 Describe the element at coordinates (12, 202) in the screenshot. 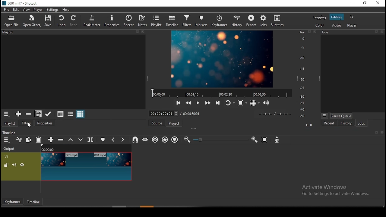

I see `keyframes` at that location.